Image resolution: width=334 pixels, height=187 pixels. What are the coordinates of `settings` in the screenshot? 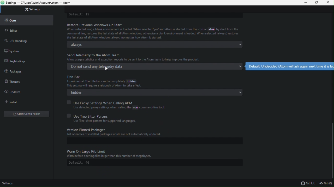 It's located at (9, 184).